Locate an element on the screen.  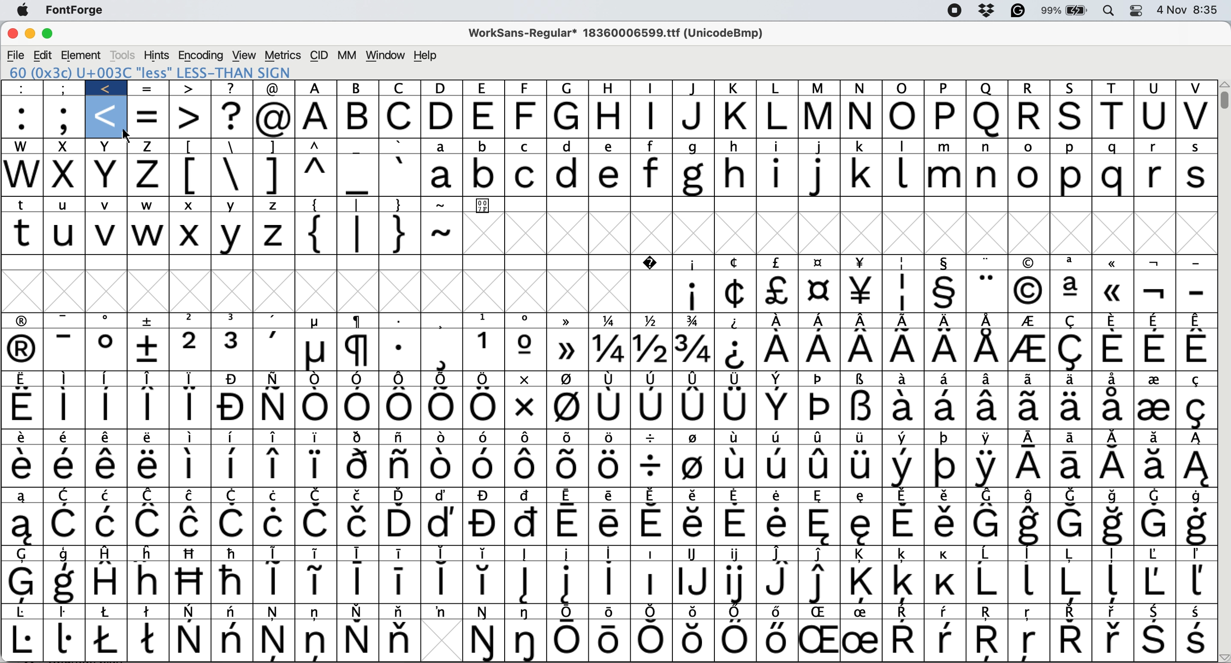
Z is located at coordinates (276, 235).